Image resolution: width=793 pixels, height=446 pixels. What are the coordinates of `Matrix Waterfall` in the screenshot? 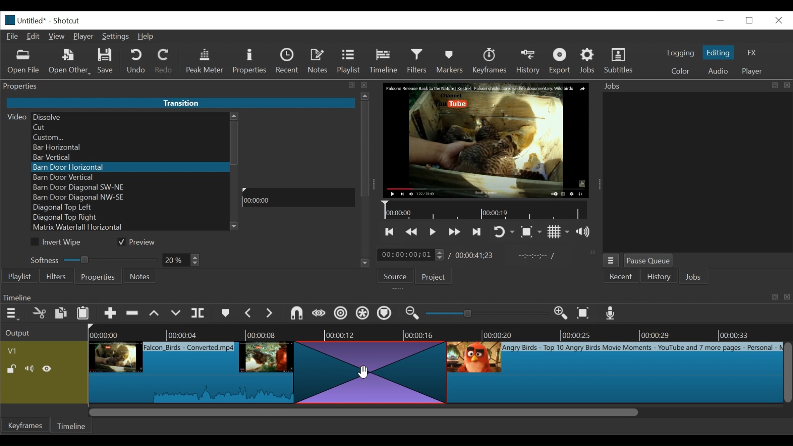 It's located at (130, 228).